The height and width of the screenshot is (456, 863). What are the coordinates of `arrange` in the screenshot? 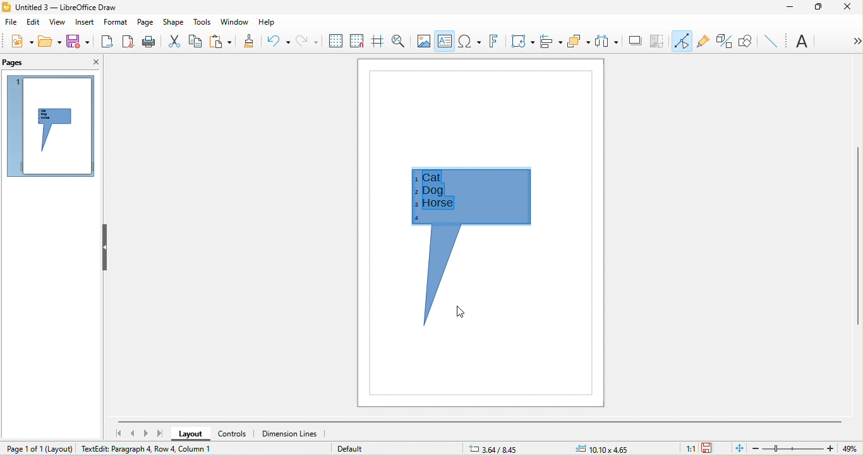 It's located at (579, 42).